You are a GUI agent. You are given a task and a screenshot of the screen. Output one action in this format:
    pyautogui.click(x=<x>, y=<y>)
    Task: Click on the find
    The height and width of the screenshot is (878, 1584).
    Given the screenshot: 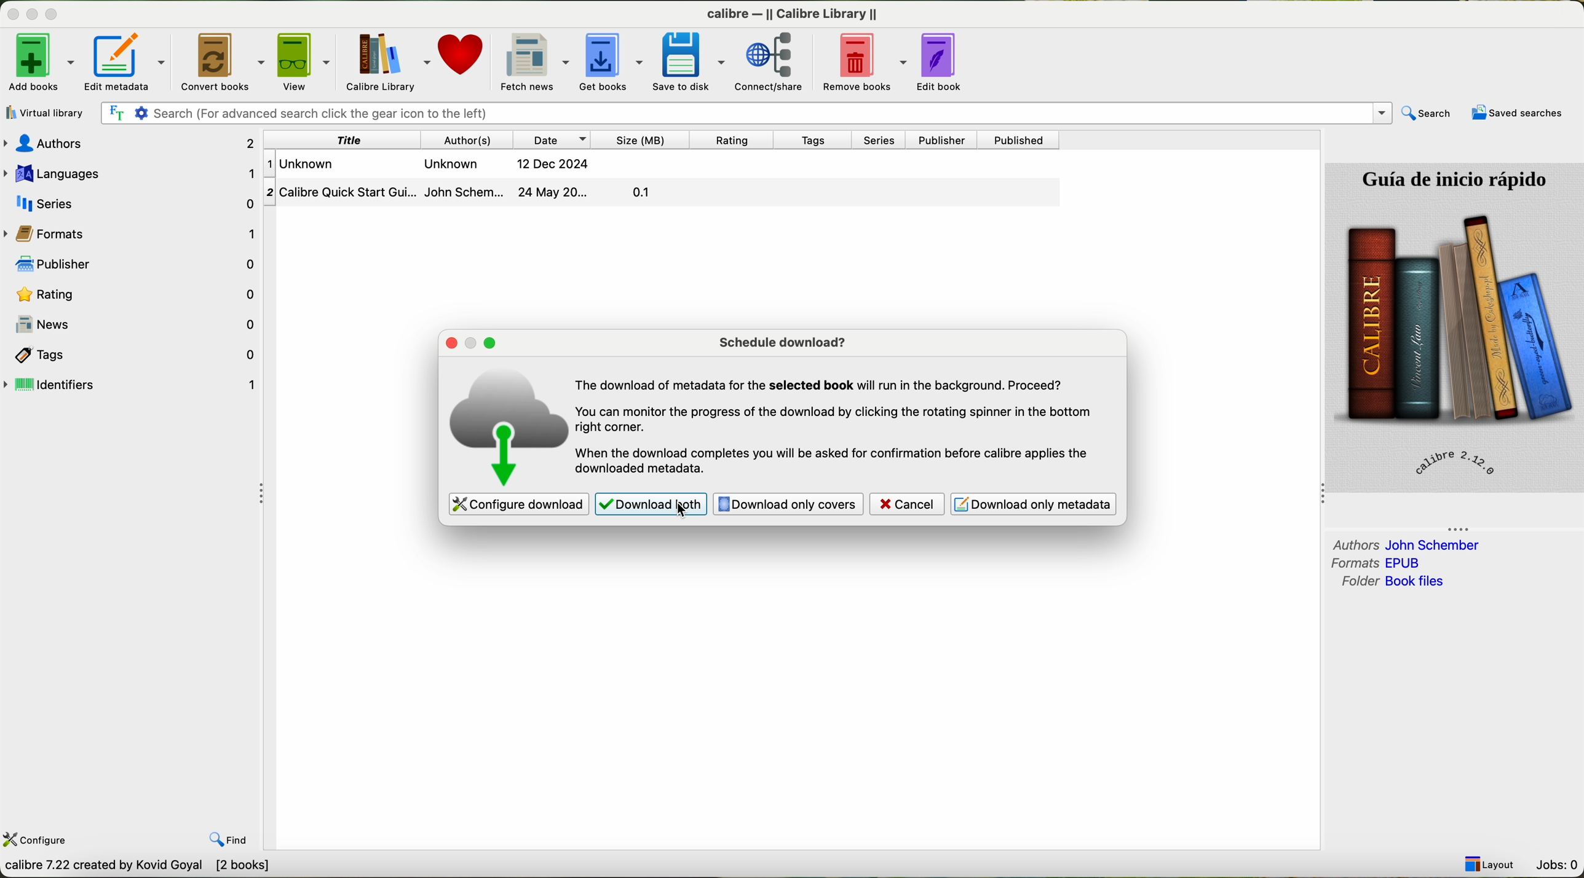 What is the action you would take?
    pyautogui.click(x=229, y=839)
    